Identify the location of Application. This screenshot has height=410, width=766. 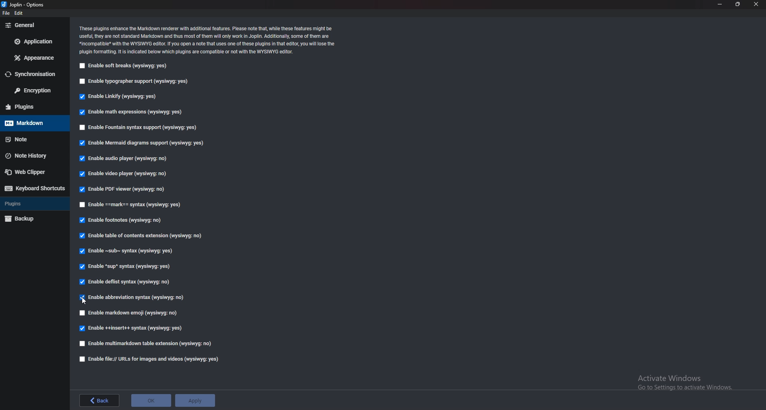
(34, 41).